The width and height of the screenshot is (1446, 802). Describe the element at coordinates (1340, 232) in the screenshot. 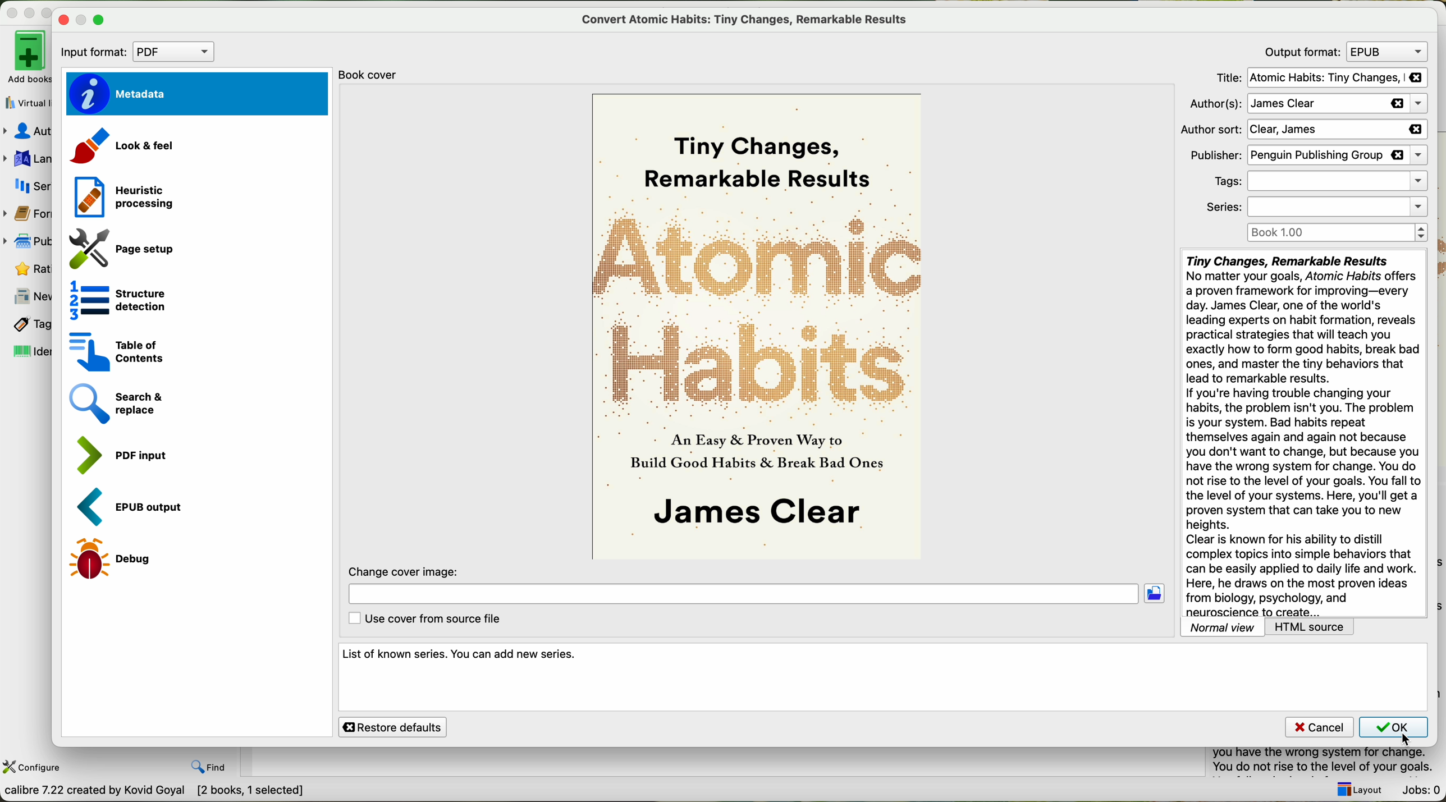

I see `book 1.00` at that location.